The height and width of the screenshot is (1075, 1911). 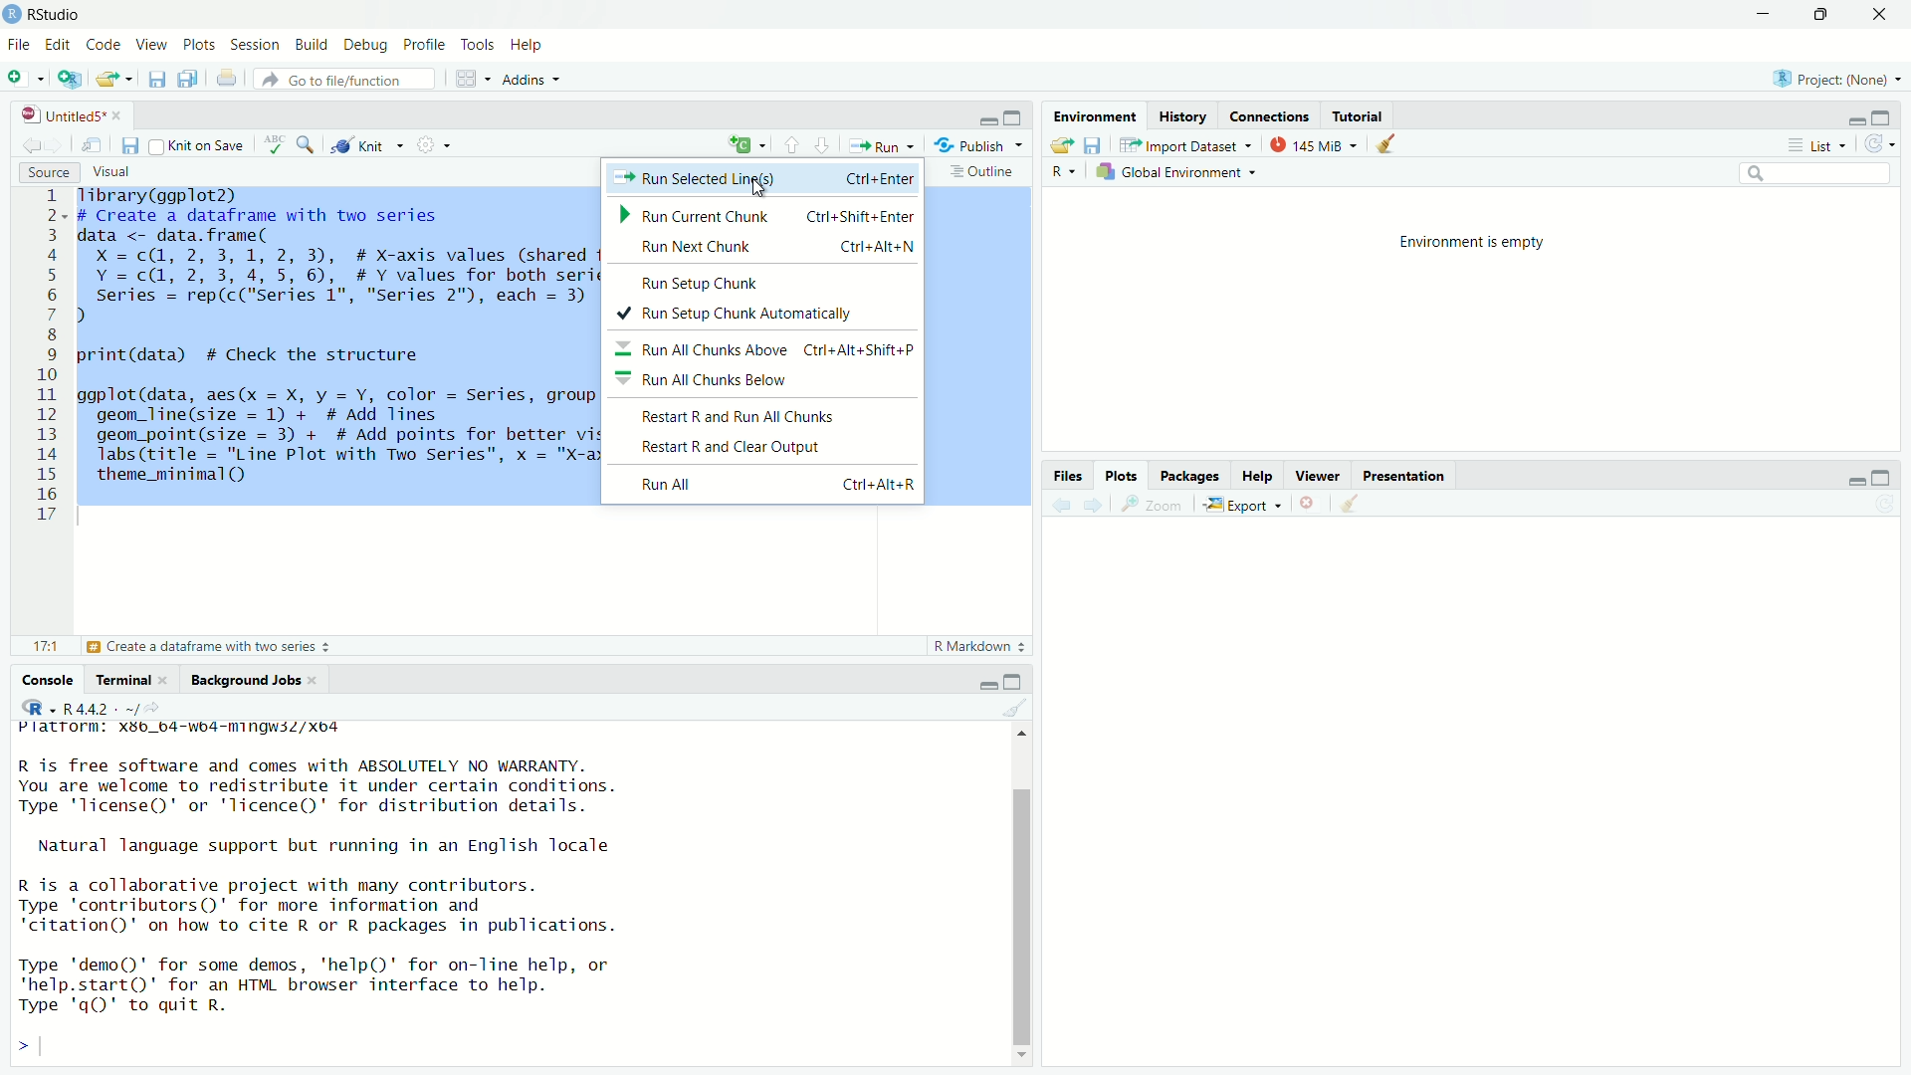 I want to click on Run the current line or selection, so click(x=880, y=144).